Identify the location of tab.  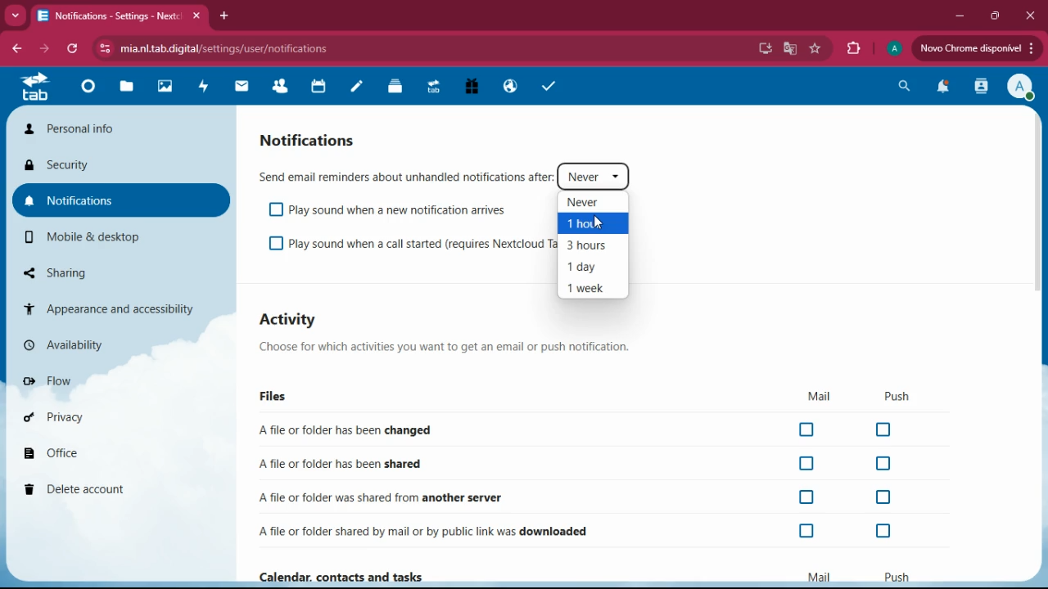
(34, 87).